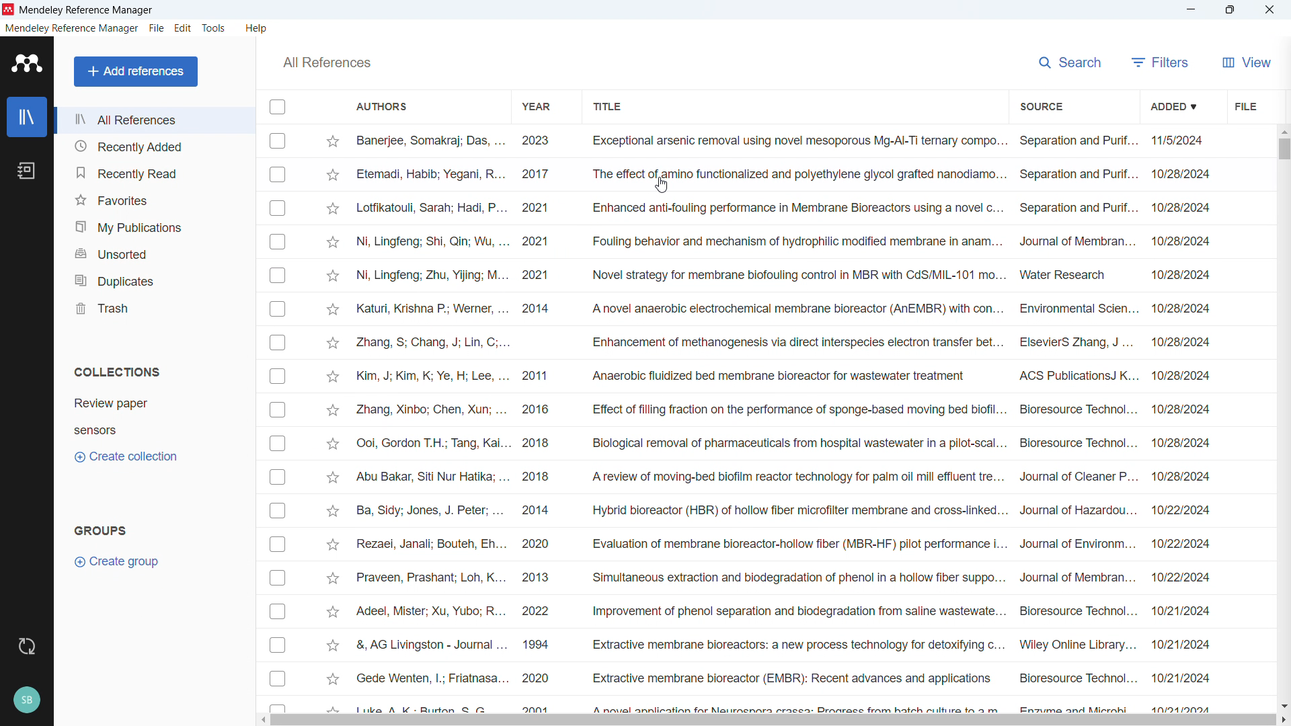 The image size is (1291, 726). Describe the element at coordinates (1283, 130) in the screenshot. I see `Scroll up ` at that location.